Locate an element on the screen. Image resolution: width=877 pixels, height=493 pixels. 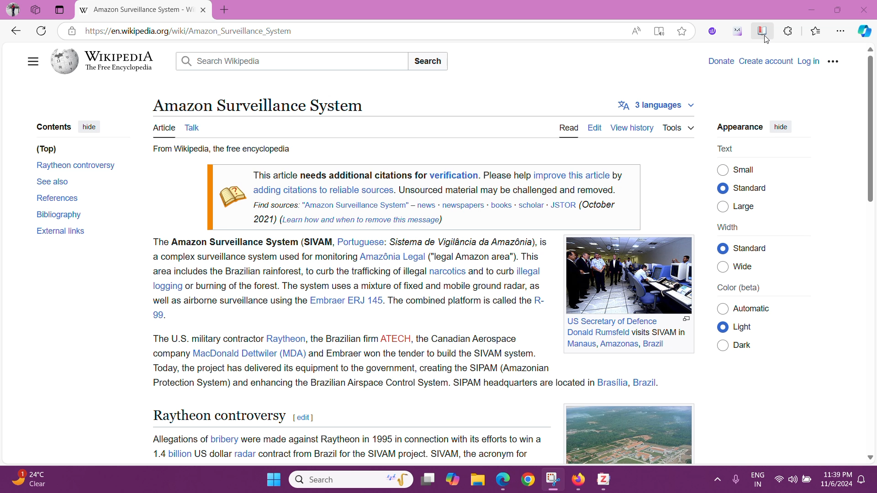
notifications is located at coordinates (861, 480).